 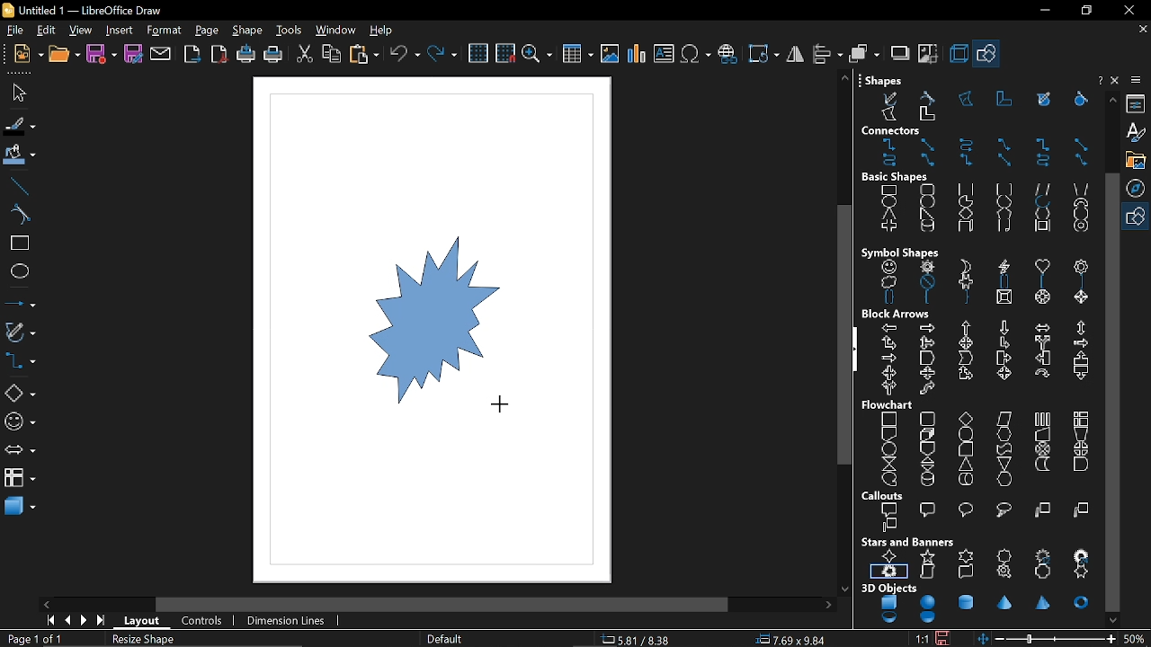 I want to click on attach, so click(x=162, y=55).